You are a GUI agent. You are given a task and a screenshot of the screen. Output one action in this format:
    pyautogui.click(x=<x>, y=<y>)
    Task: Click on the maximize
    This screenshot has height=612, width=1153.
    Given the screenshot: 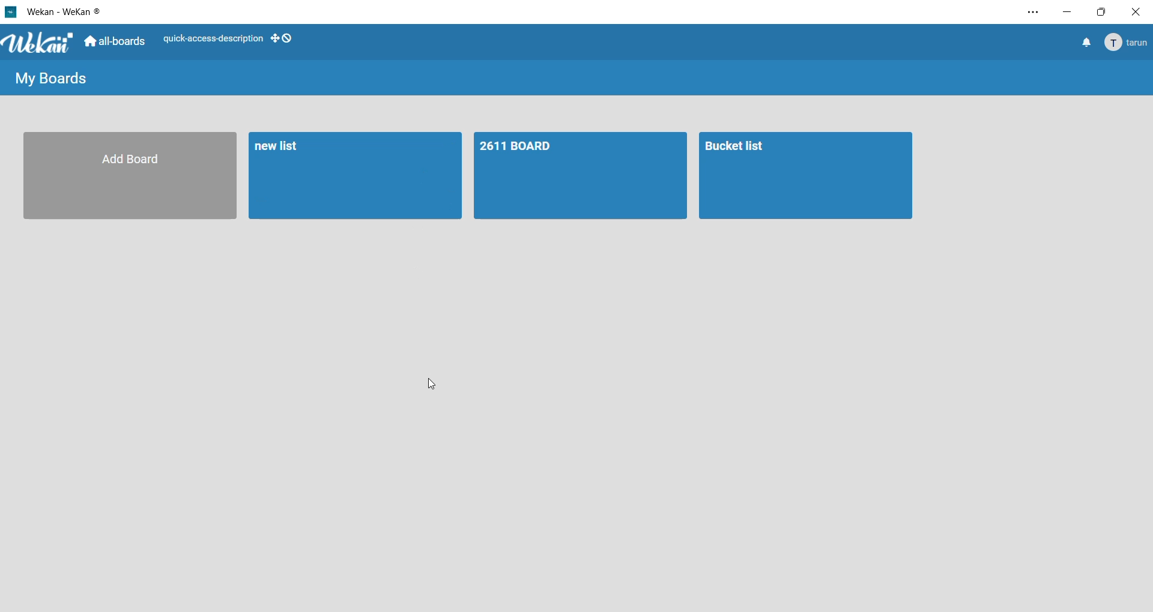 What is the action you would take?
    pyautogui.click(x=1103, y=12)
    